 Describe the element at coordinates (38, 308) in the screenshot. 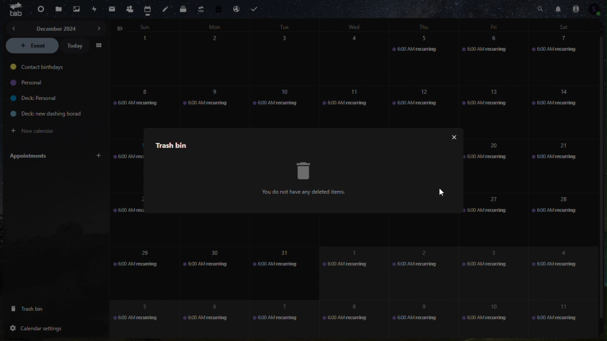

I see `trash bin` at that location.